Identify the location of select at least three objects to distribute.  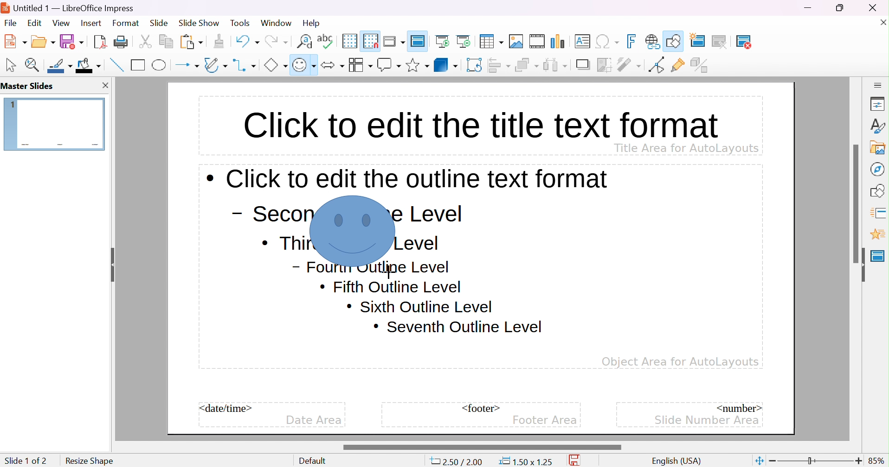
(556, 64).